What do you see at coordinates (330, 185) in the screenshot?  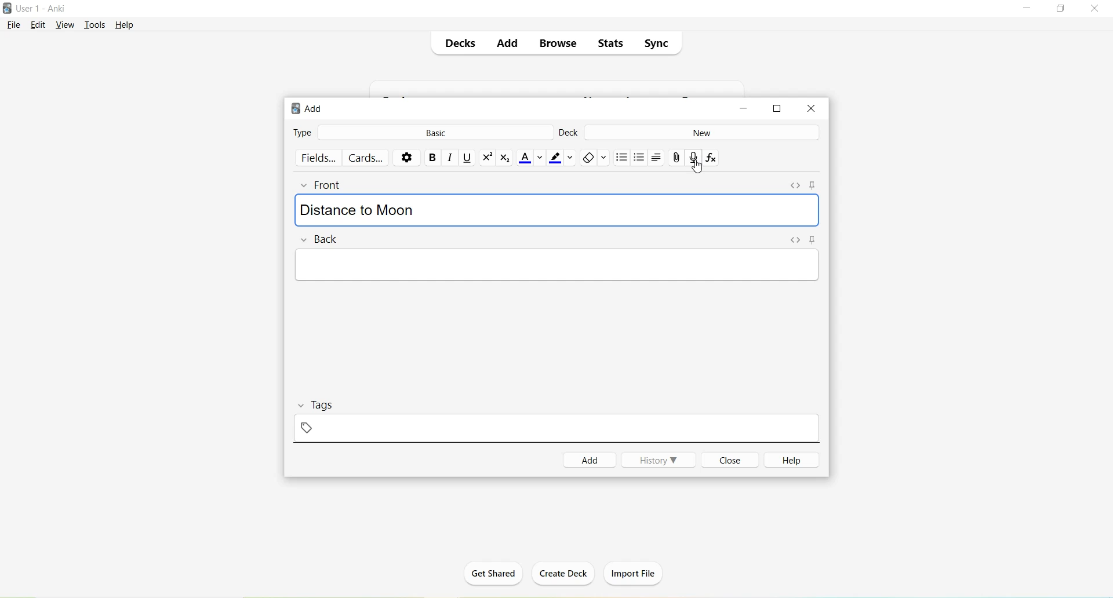 I see `Front` at bounding box center [330, 185].